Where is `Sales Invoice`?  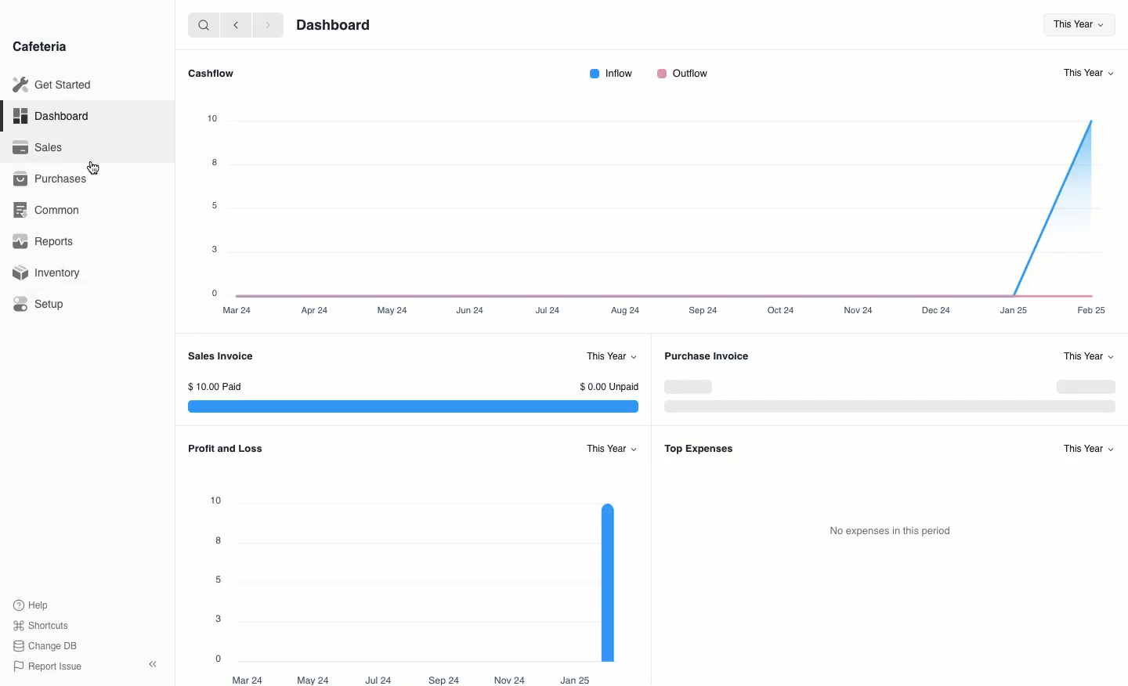
Sales Invoice is located at coordinates (222, 355).